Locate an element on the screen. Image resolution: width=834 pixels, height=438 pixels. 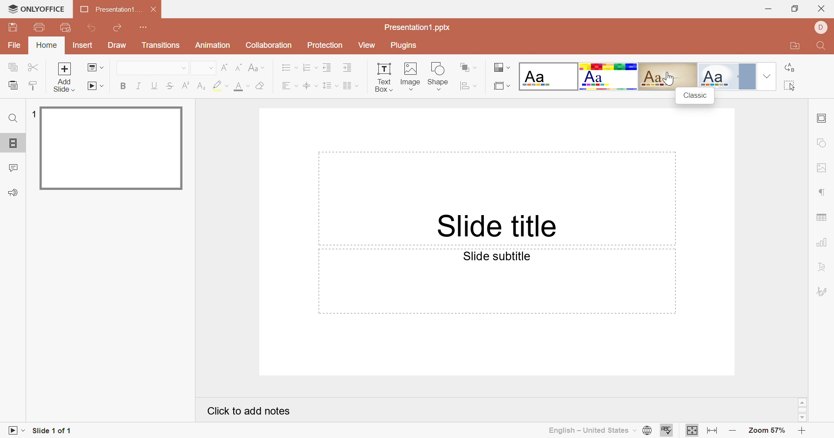
Drop Down is located at coordinates (510, 86).